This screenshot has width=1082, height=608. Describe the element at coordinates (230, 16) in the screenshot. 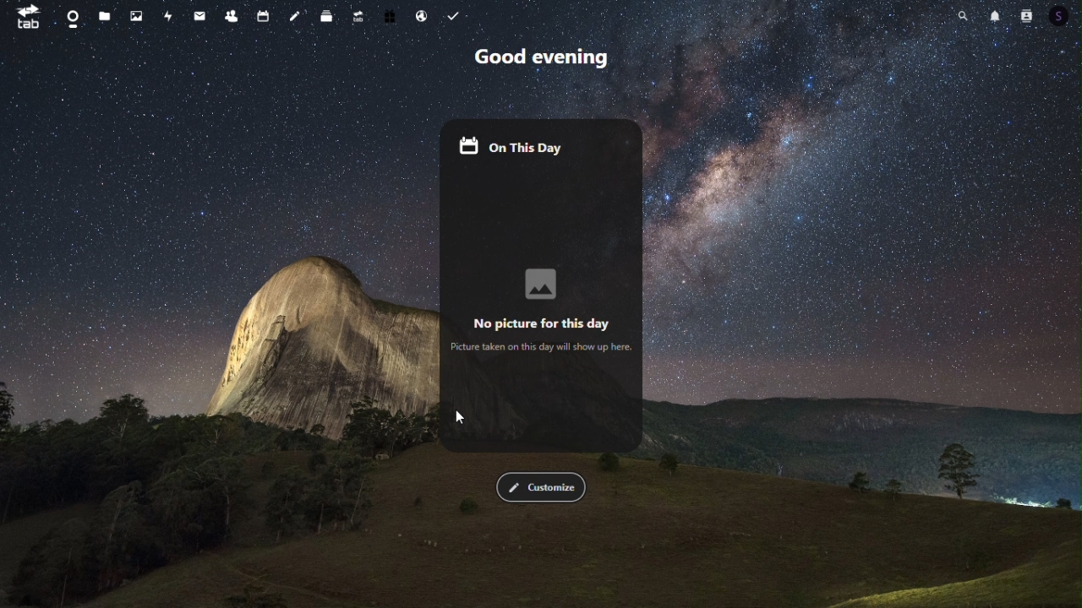

I see `Contacts` at that location.